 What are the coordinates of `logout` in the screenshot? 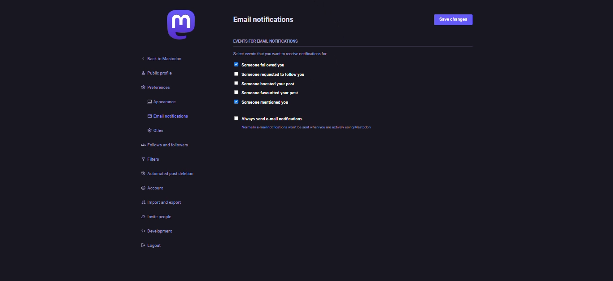 It's located at (147, 246).